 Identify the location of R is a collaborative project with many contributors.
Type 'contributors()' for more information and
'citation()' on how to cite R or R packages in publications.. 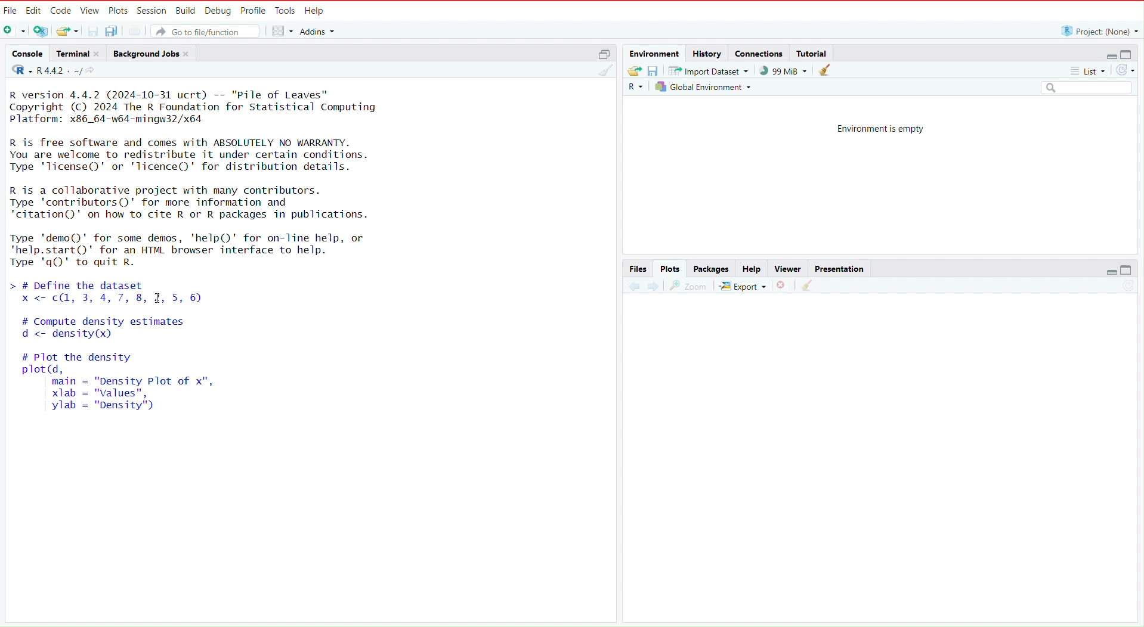
(197, 202).